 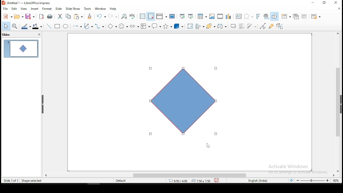 I want to click on toggle point edit mode, so click(x=263, y=26).